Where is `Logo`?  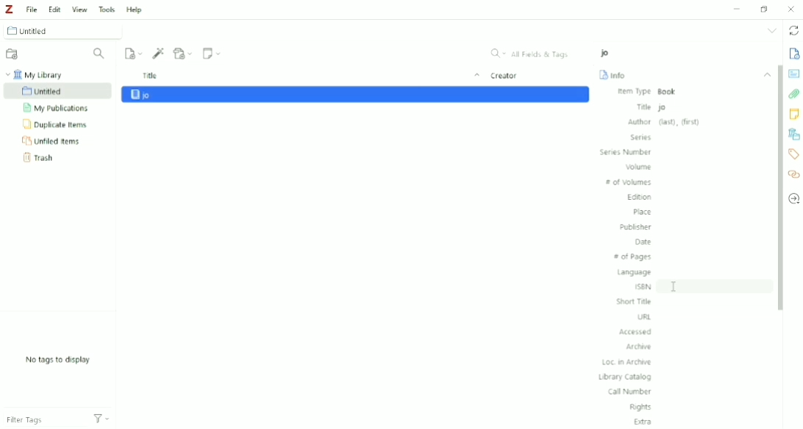
Logo is located at coordinates (9, 9).